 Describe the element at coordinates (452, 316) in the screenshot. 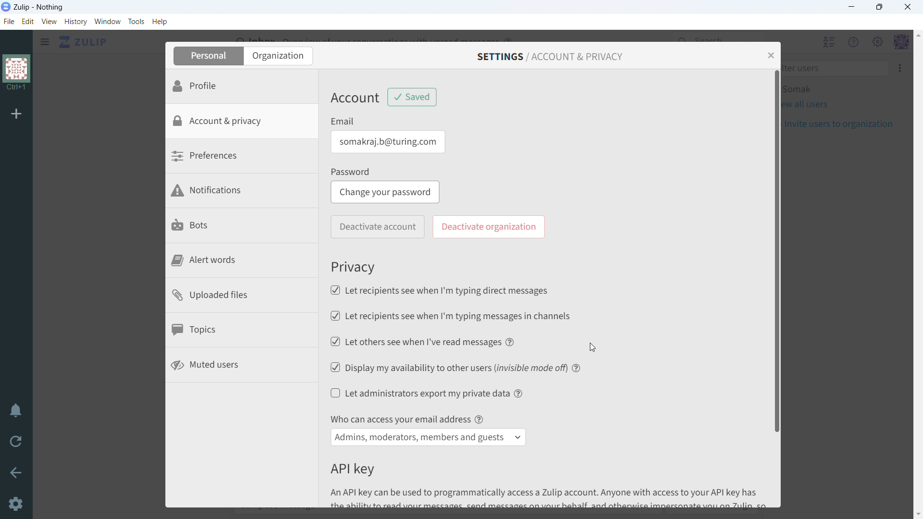

I see `let recipents see when i'm typing messages in channels` at that location.